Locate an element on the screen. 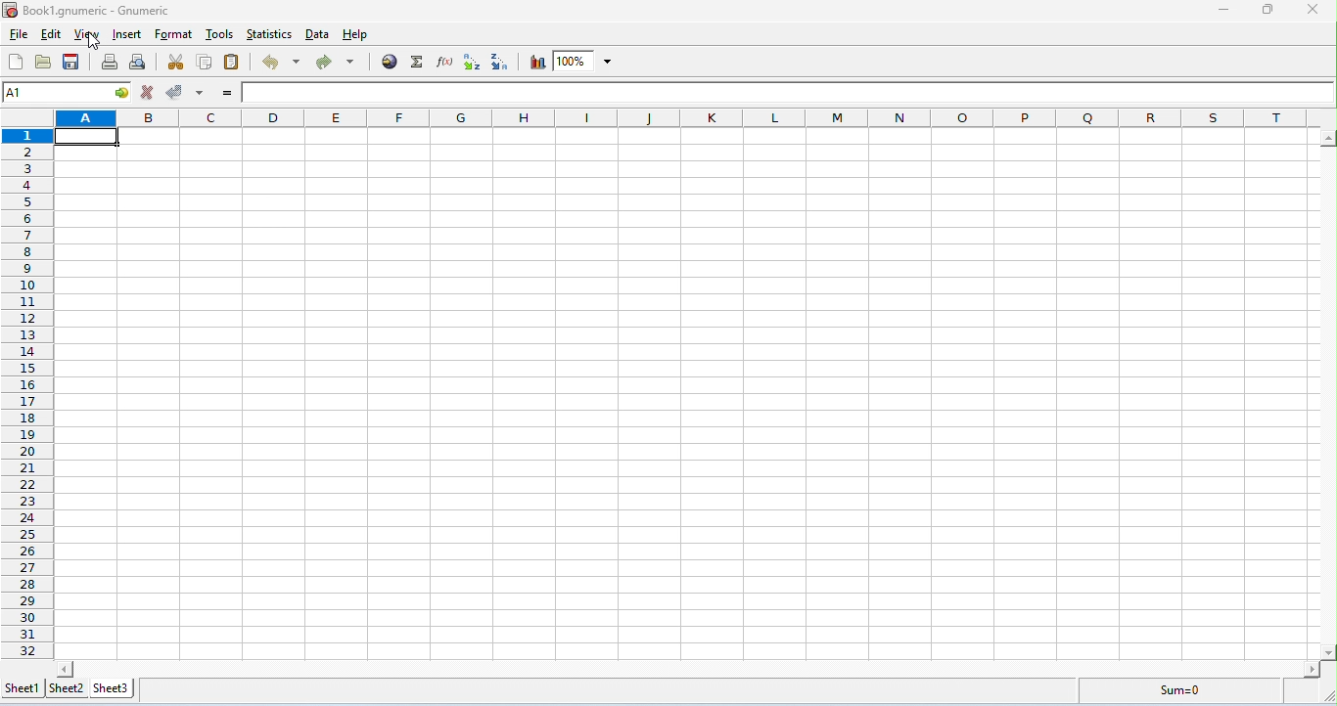  close is located at coordinates (1311, 9).